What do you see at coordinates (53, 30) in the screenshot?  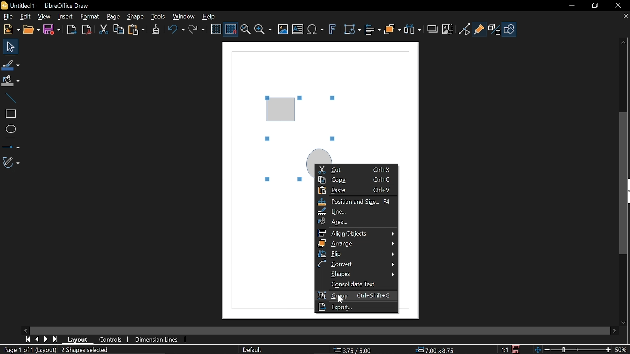 I see `Save` at bounding box center [53, 30].